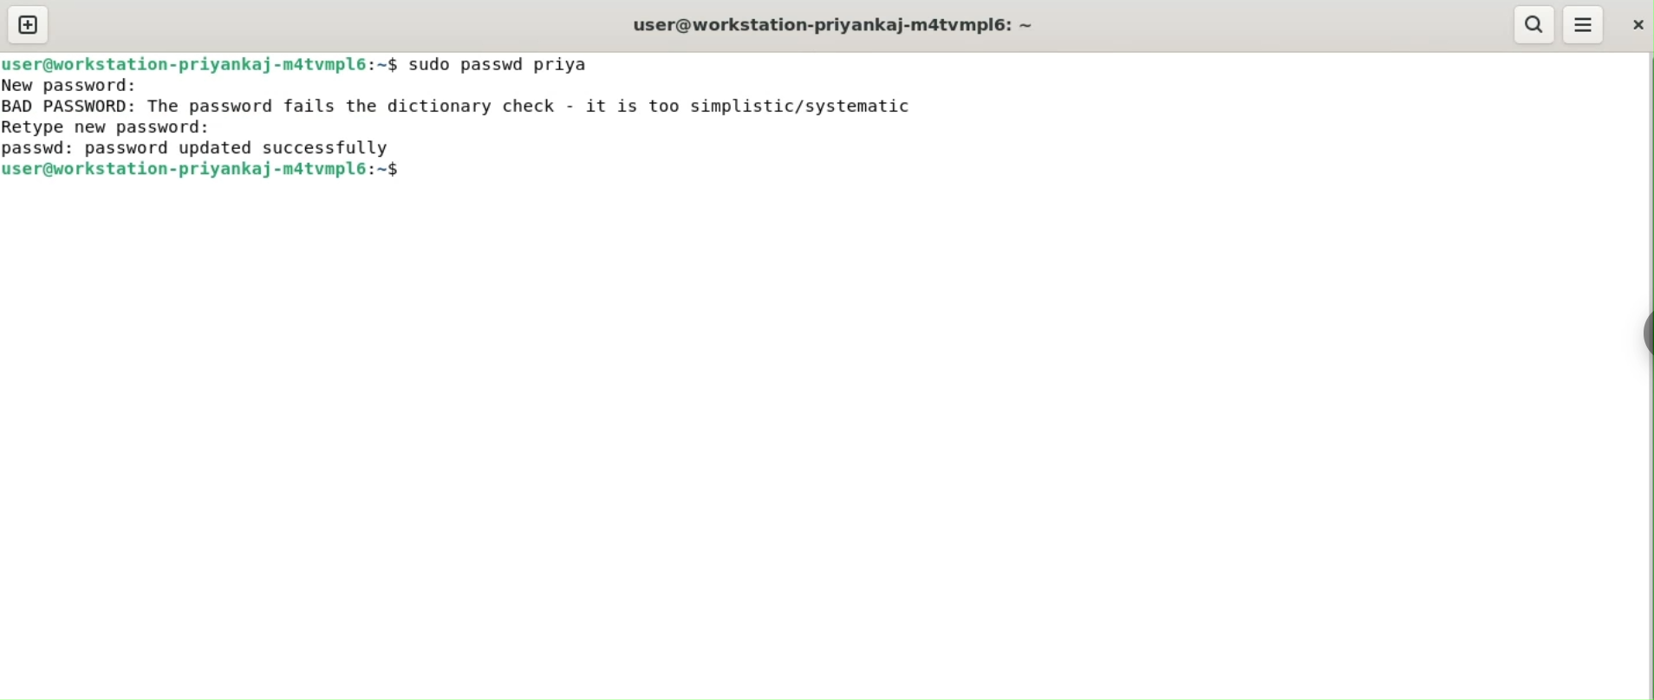  I want to click on user@workstation-priyankaj-m4tvmpl6:-$, so click(205, 172).